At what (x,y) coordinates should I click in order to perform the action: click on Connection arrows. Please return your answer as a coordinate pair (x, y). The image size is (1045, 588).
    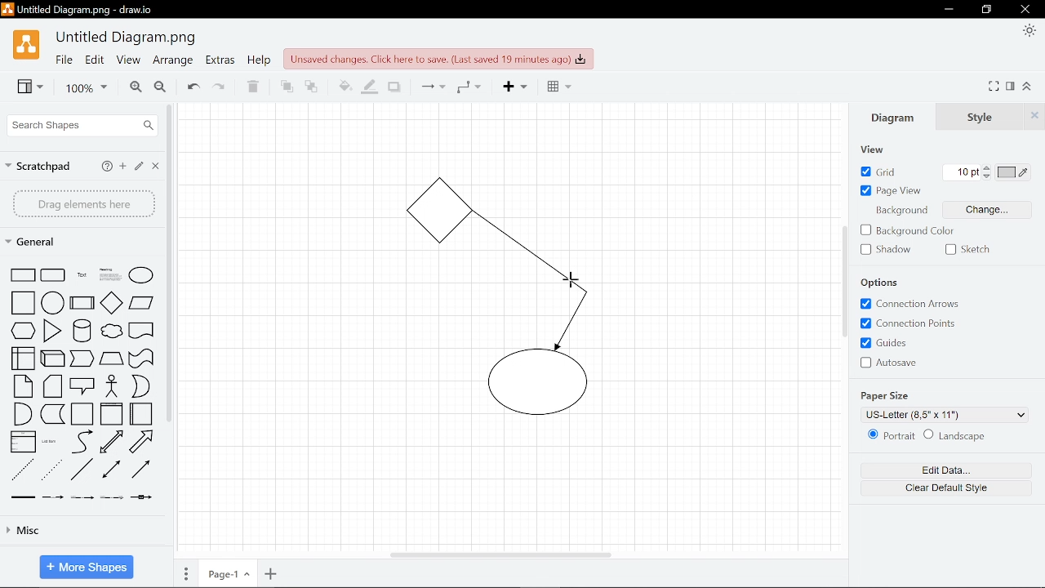
    Looking at the image, I should click on (916, 304).